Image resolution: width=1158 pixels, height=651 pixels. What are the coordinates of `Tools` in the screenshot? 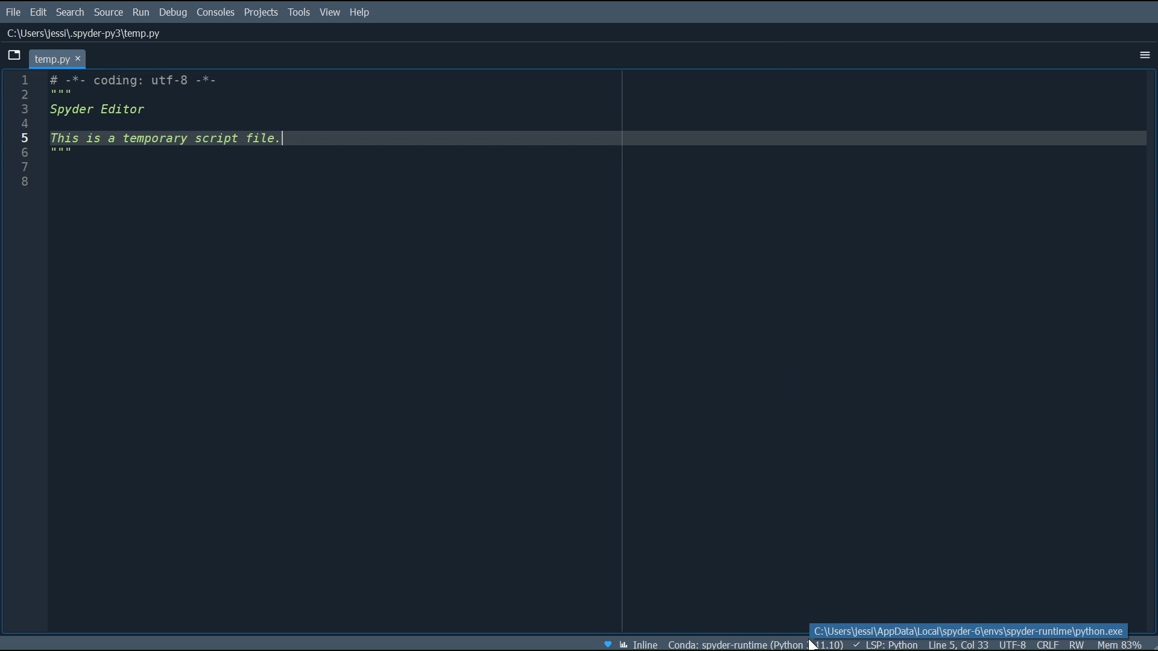 It's located at (299, 13).